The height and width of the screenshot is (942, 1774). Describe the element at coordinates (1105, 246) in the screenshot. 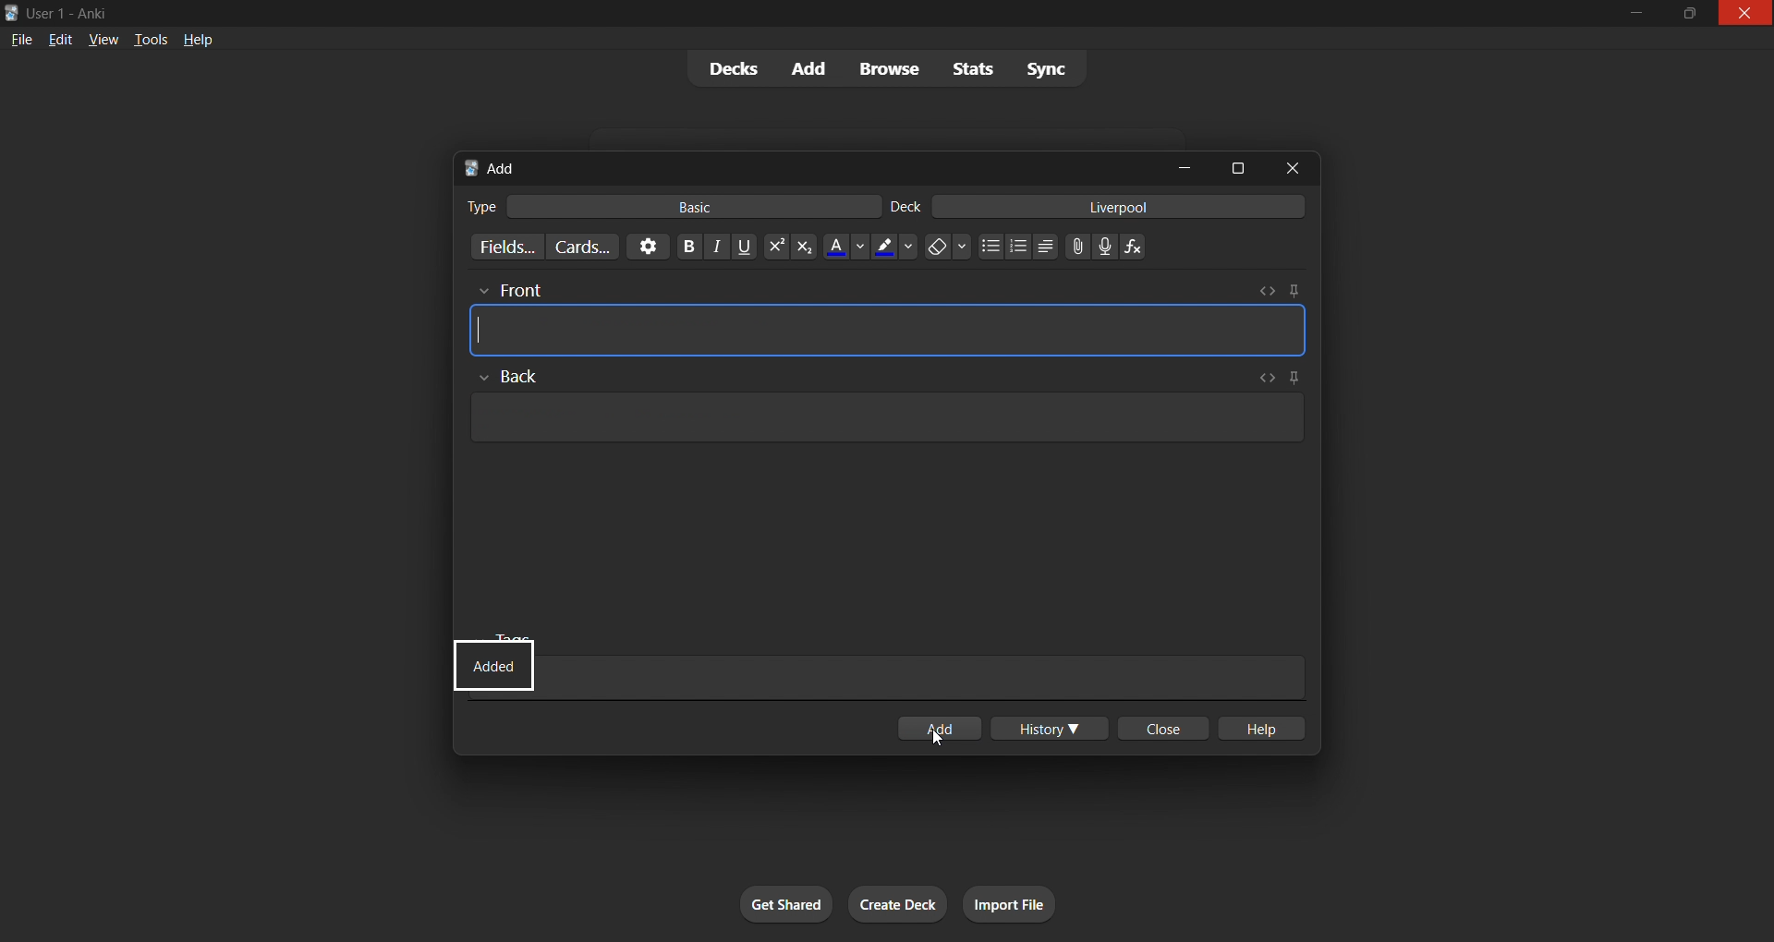

I see `add audio` at that location.